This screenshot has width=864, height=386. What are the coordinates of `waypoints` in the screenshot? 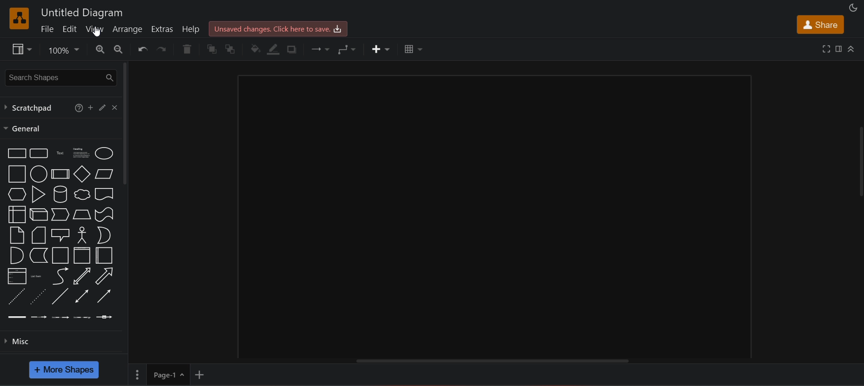 It's located at (346, 49).